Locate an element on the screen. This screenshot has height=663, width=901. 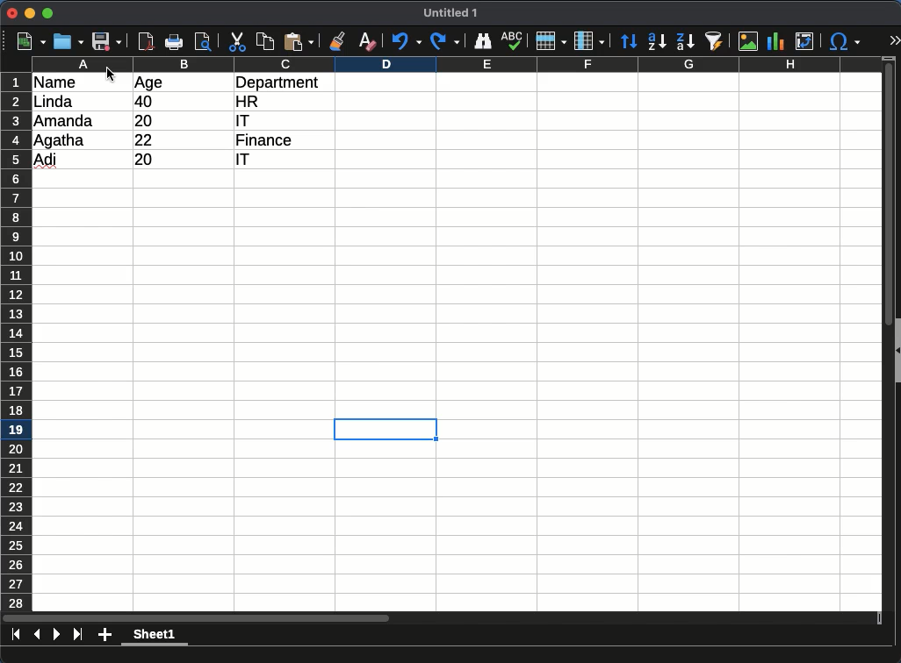
finance  is located at coordinates (266, 140).